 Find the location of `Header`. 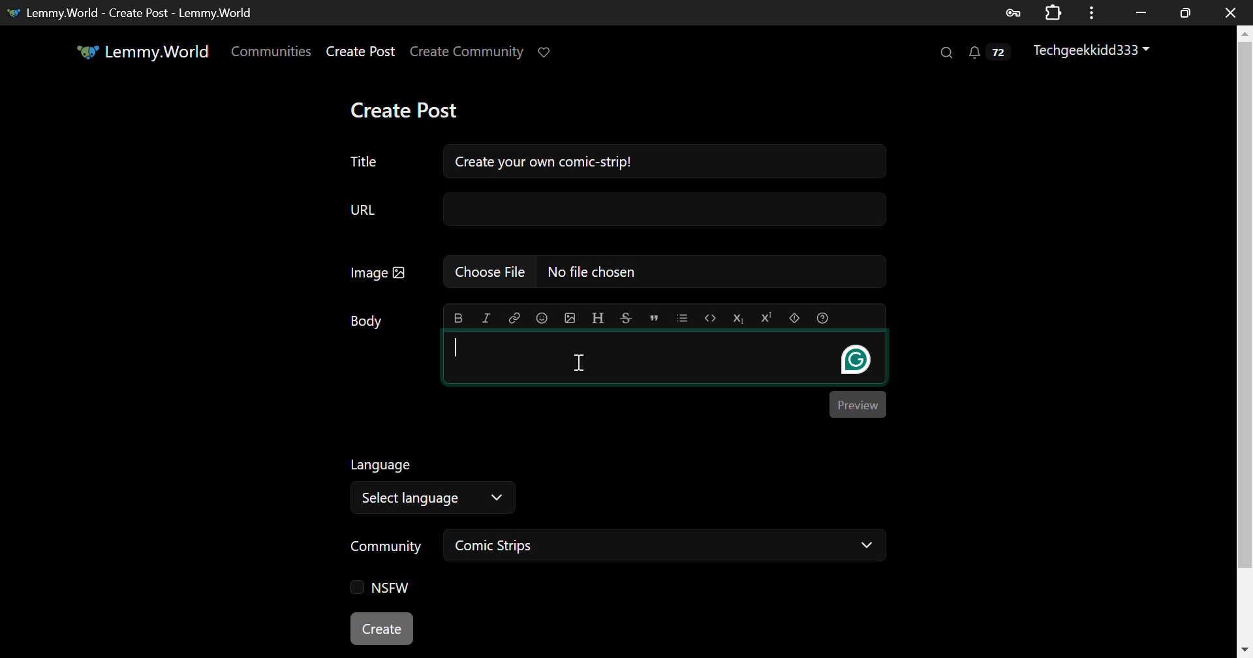

Header is located at coordinates (598, 318).